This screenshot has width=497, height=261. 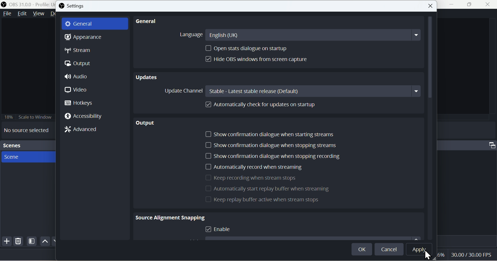 What do you see at coordinates (6, 14) in the screenshot?
I see `File` at bounding box center [6, 14].